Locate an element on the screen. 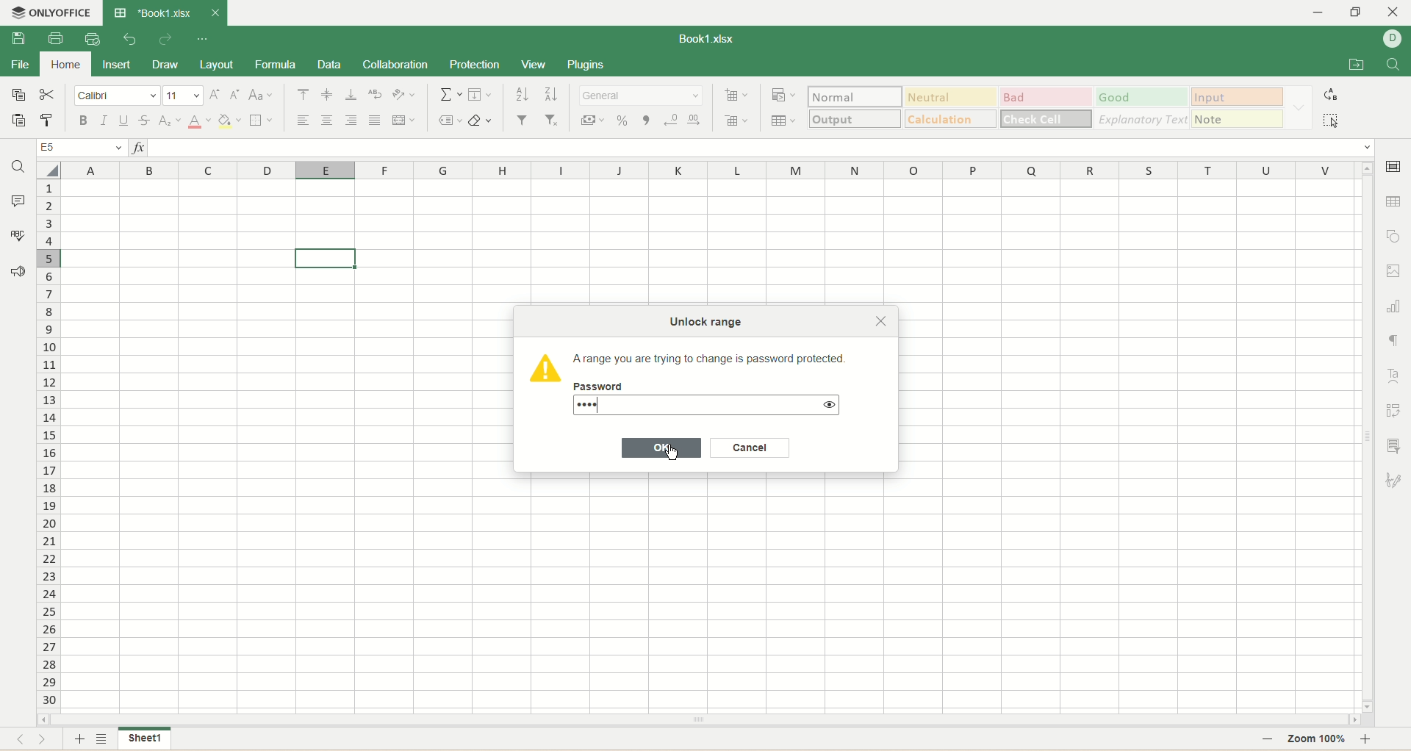 This screenshot has height=751, width=1411. align bottom is located at coordinates (351, 95).